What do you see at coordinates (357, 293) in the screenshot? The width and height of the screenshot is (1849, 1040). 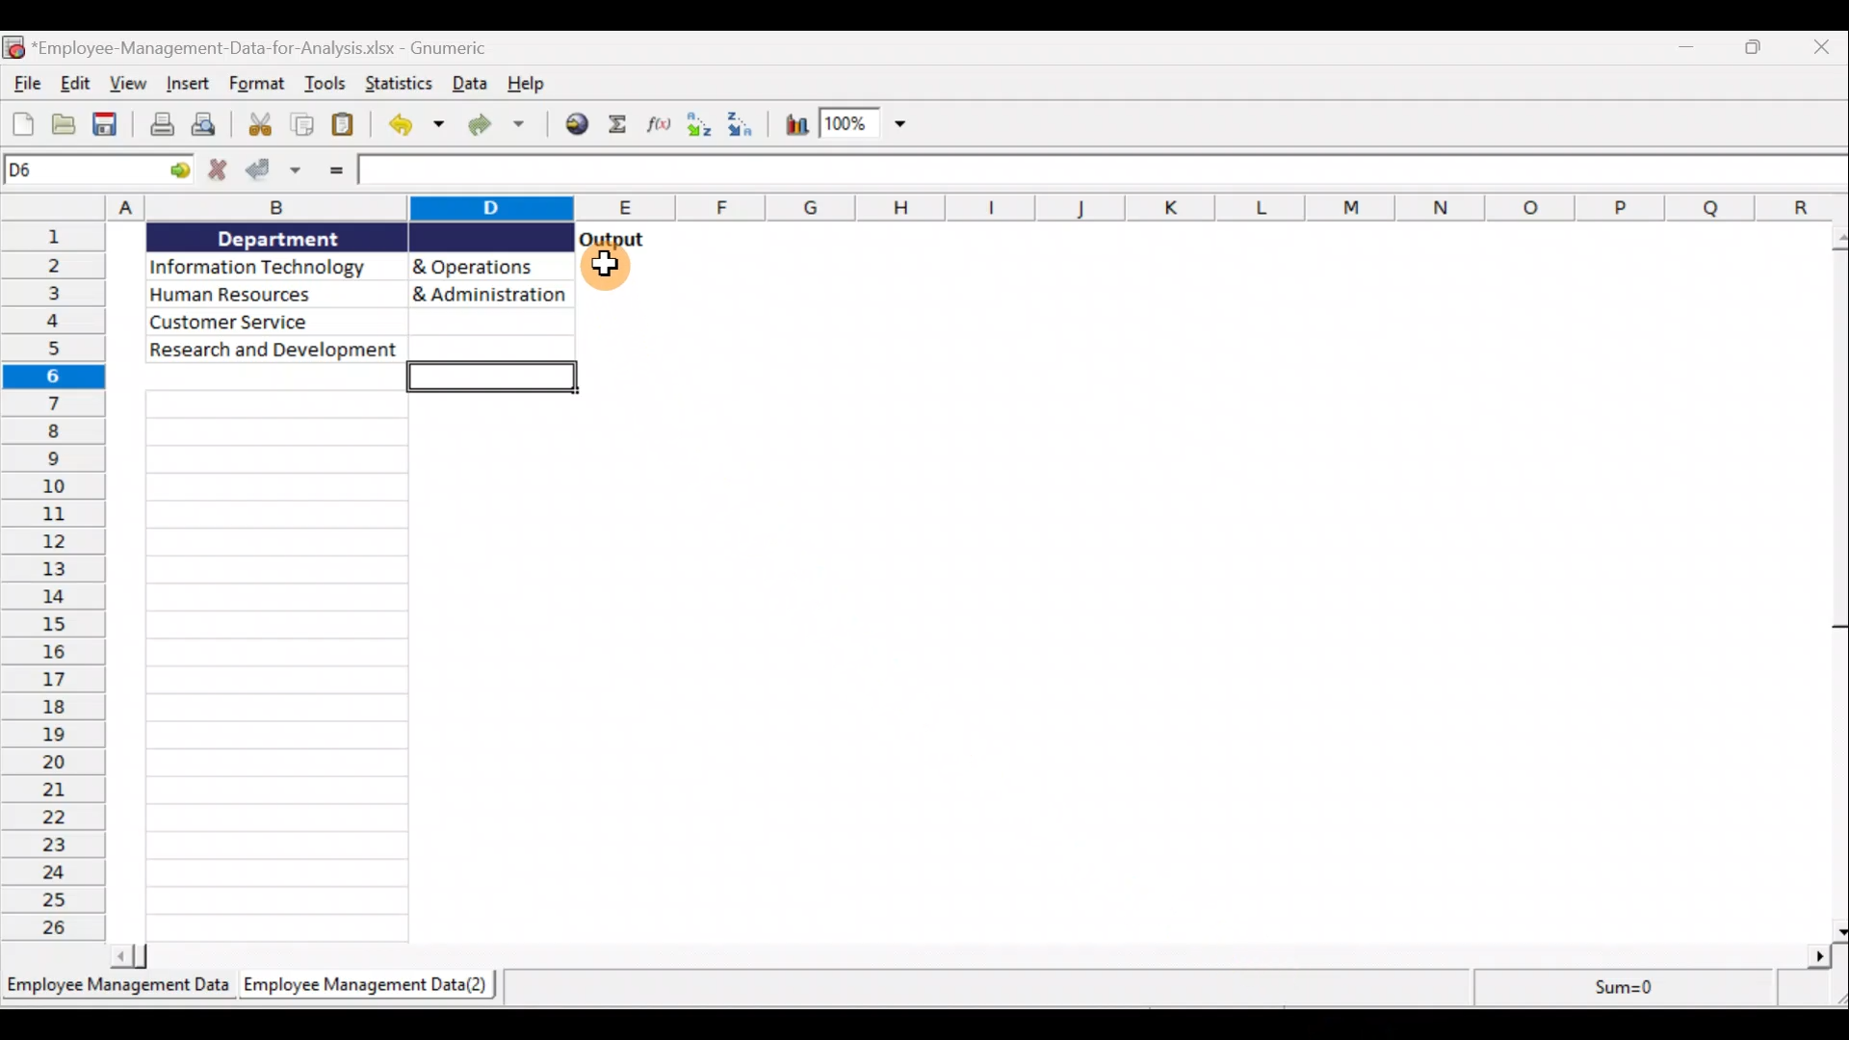 I see `Data` at bounding box center [357, 293].